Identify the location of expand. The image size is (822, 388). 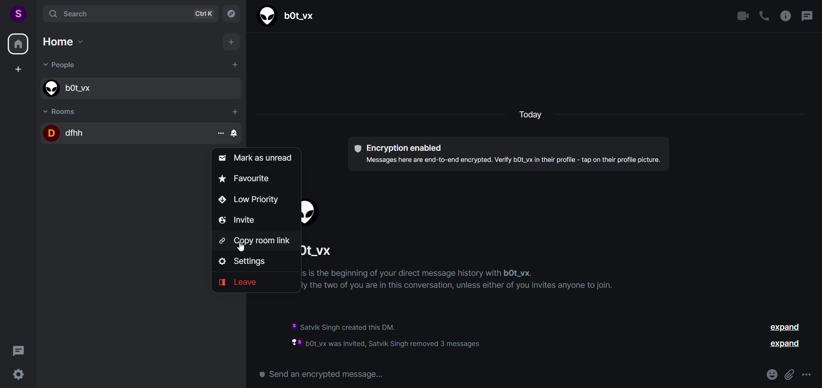
(785, 344).